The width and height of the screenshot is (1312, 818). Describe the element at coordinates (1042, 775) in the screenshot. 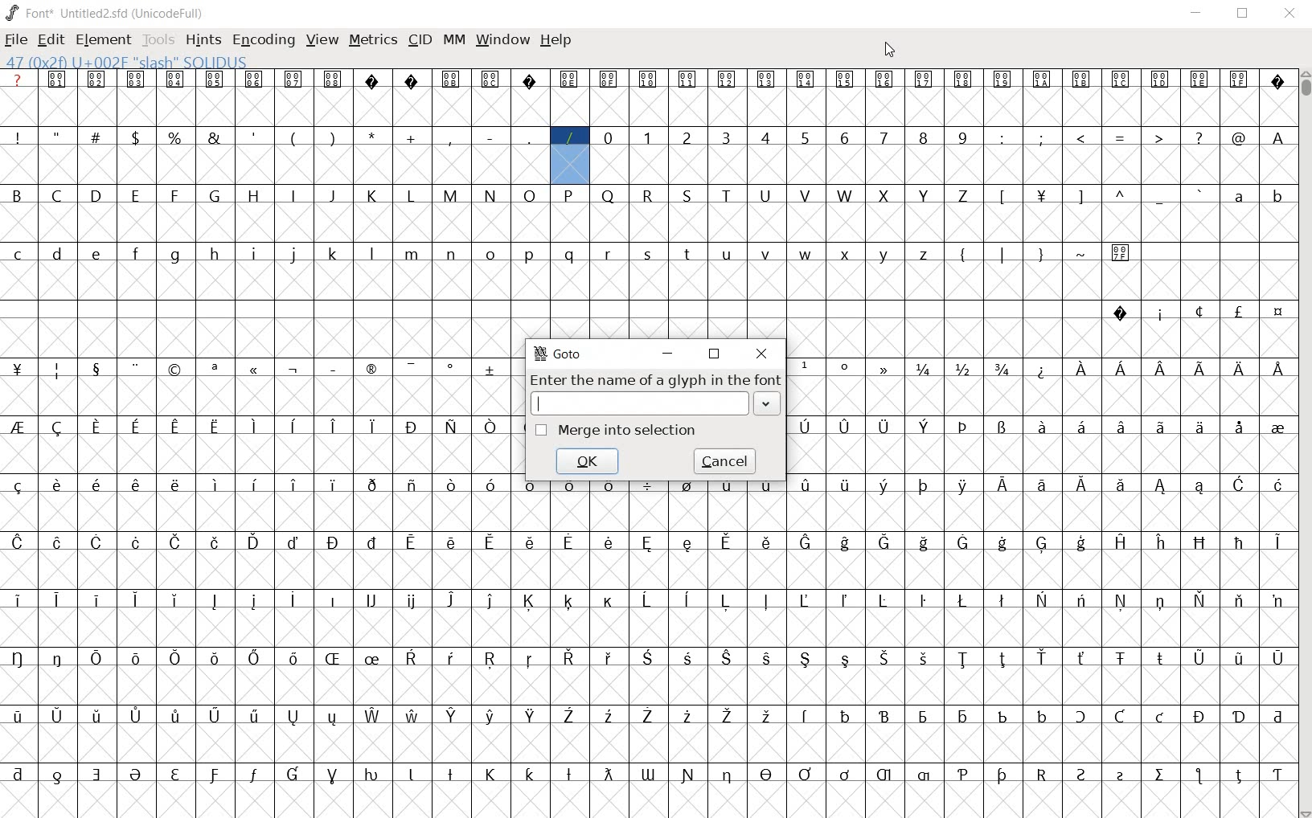

I see `glyph` at that location.